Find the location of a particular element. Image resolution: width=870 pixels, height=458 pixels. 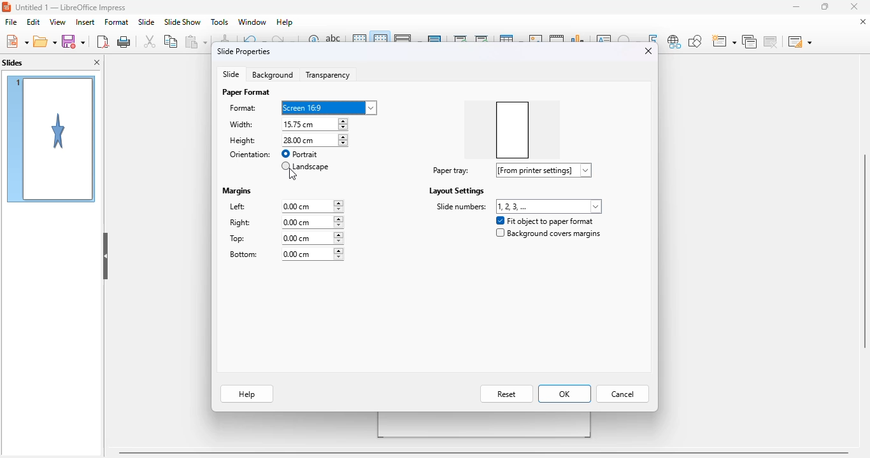

slide numbers: 1,2,3,... is located at coordinates (549, 205).